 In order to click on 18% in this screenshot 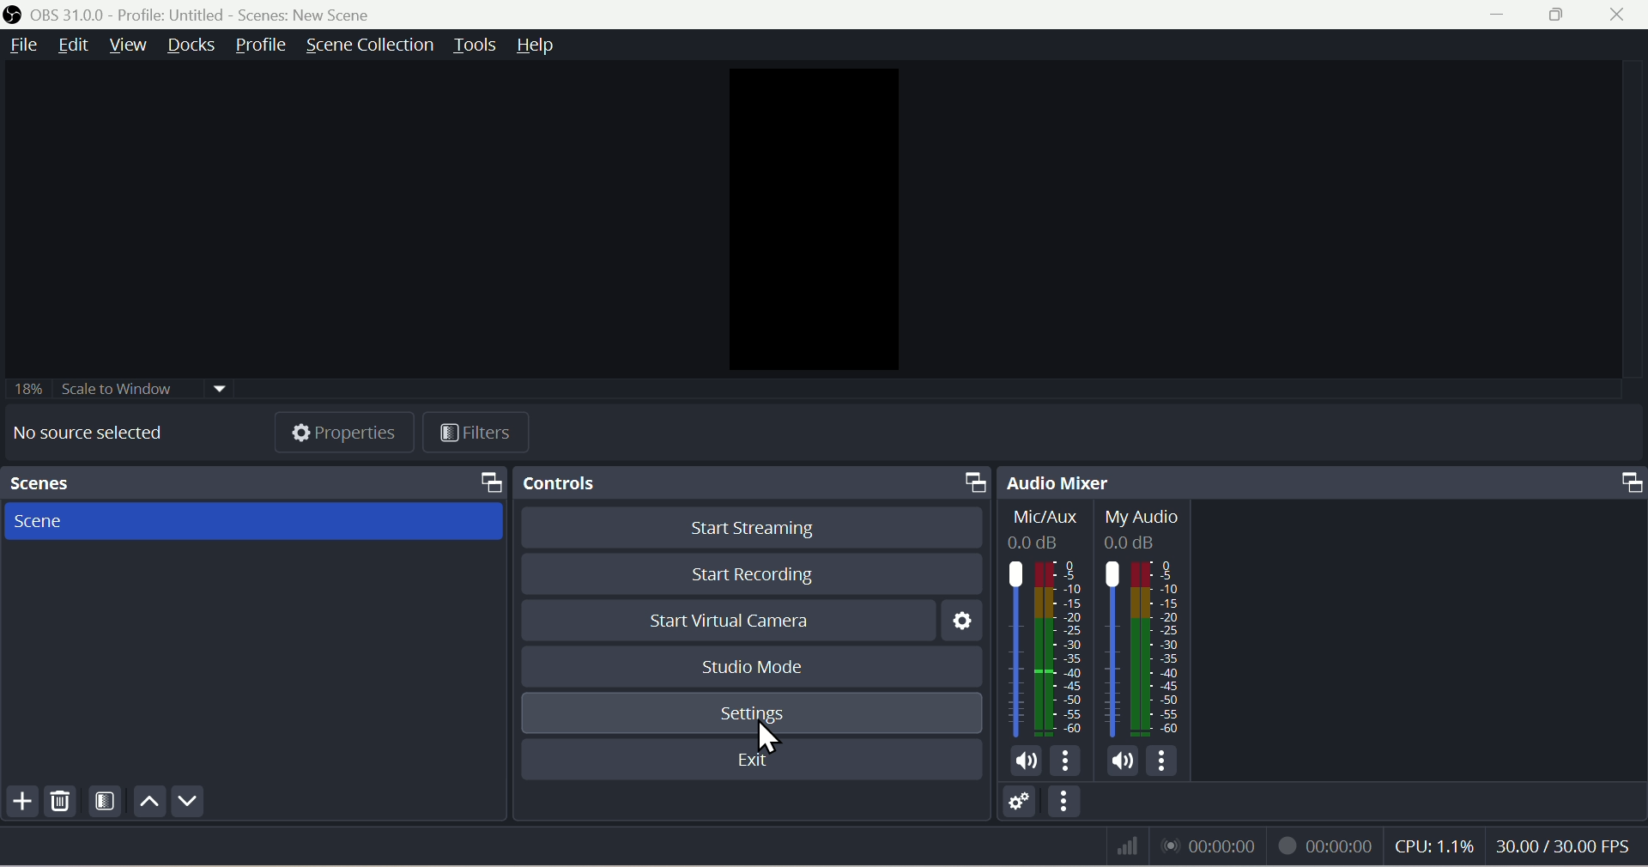, I will do `click(27, 388)`.